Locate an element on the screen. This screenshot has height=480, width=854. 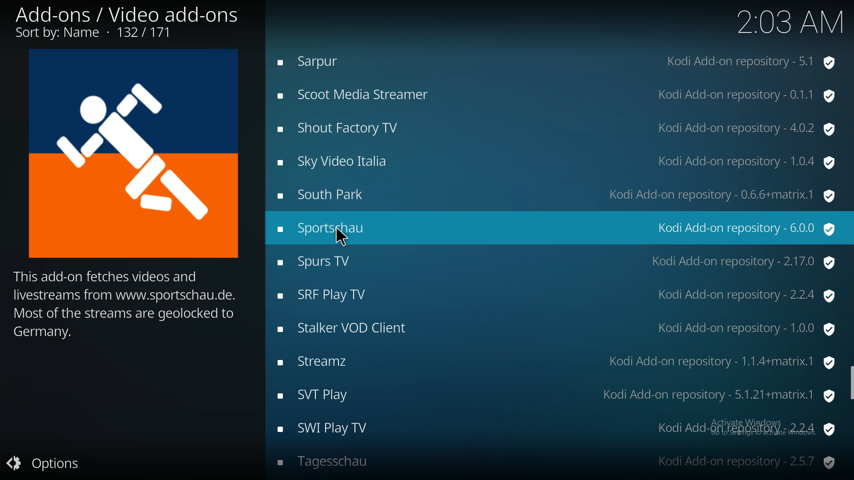
scroll bar is located at coordinates (850, 382).